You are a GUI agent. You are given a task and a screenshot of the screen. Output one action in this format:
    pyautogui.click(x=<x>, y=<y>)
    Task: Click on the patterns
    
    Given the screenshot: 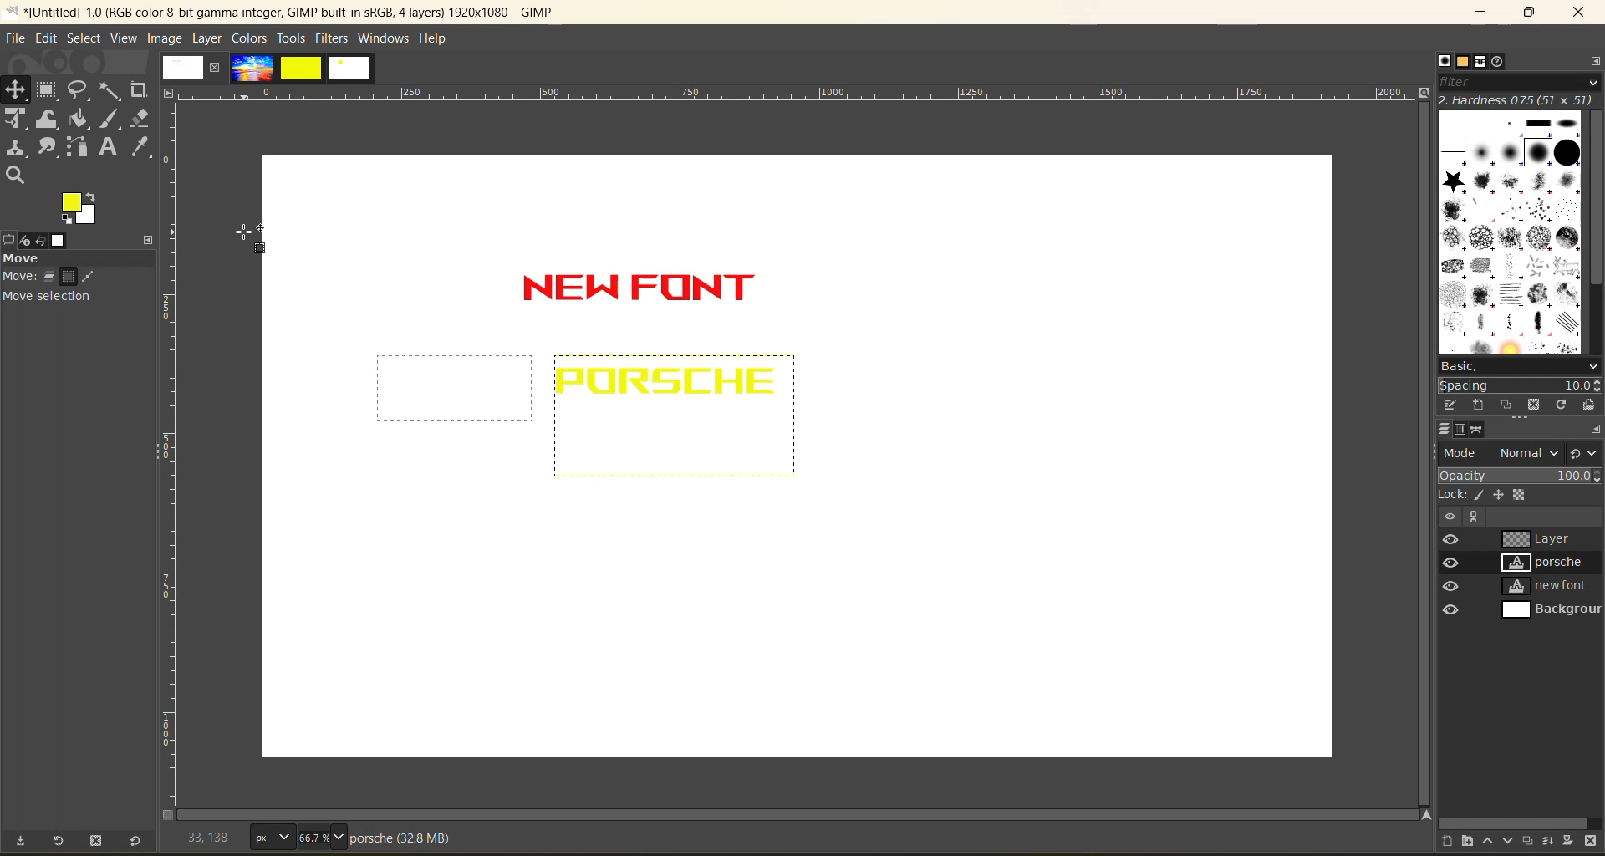 What is the action you would take?
    pyautogui.click(x=1459, y=62)
    